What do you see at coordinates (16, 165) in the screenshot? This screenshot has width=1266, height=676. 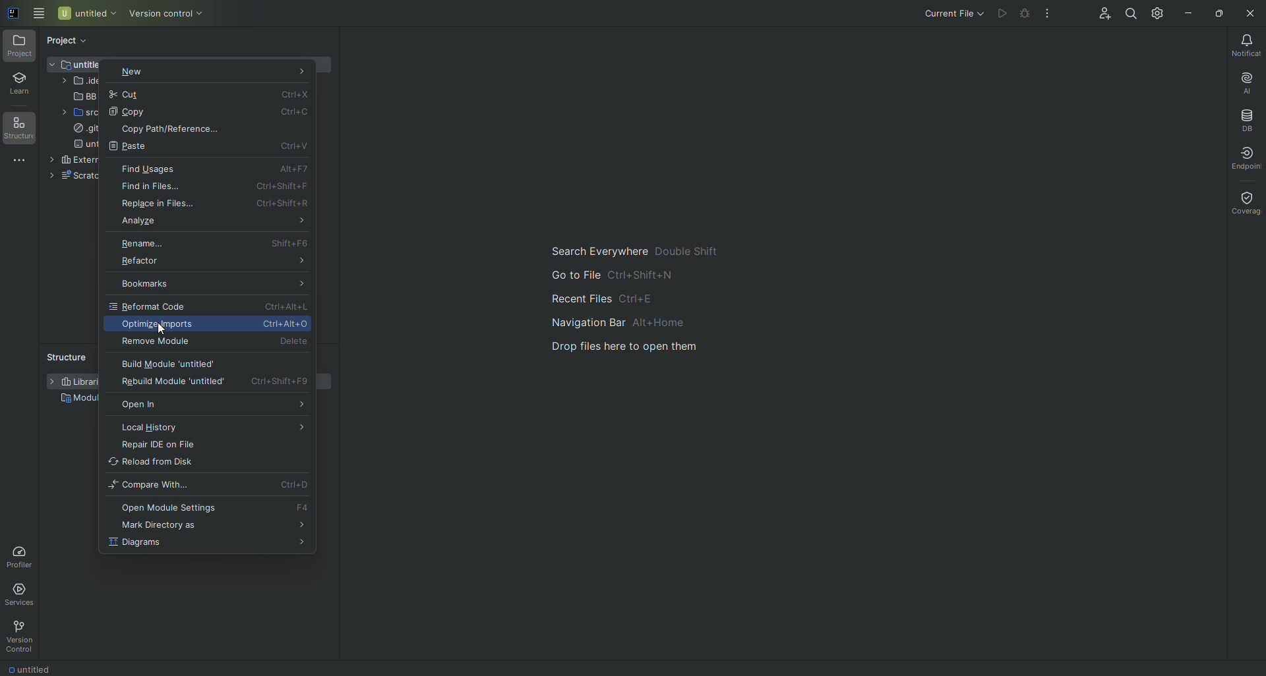 I see `More Tools` at bounding box center [16, 165].